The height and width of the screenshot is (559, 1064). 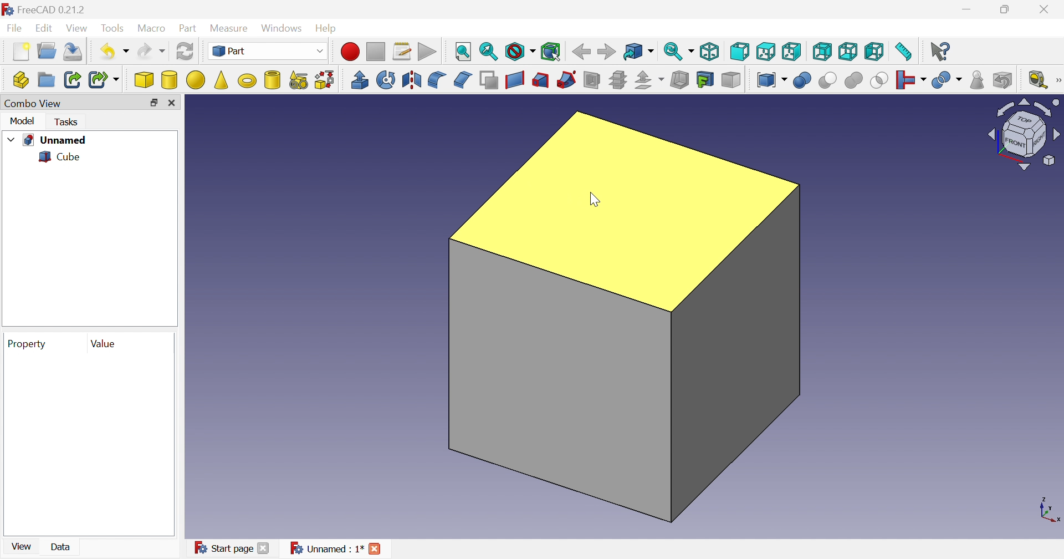 I want to click on Section, so click(x=590, y=80).